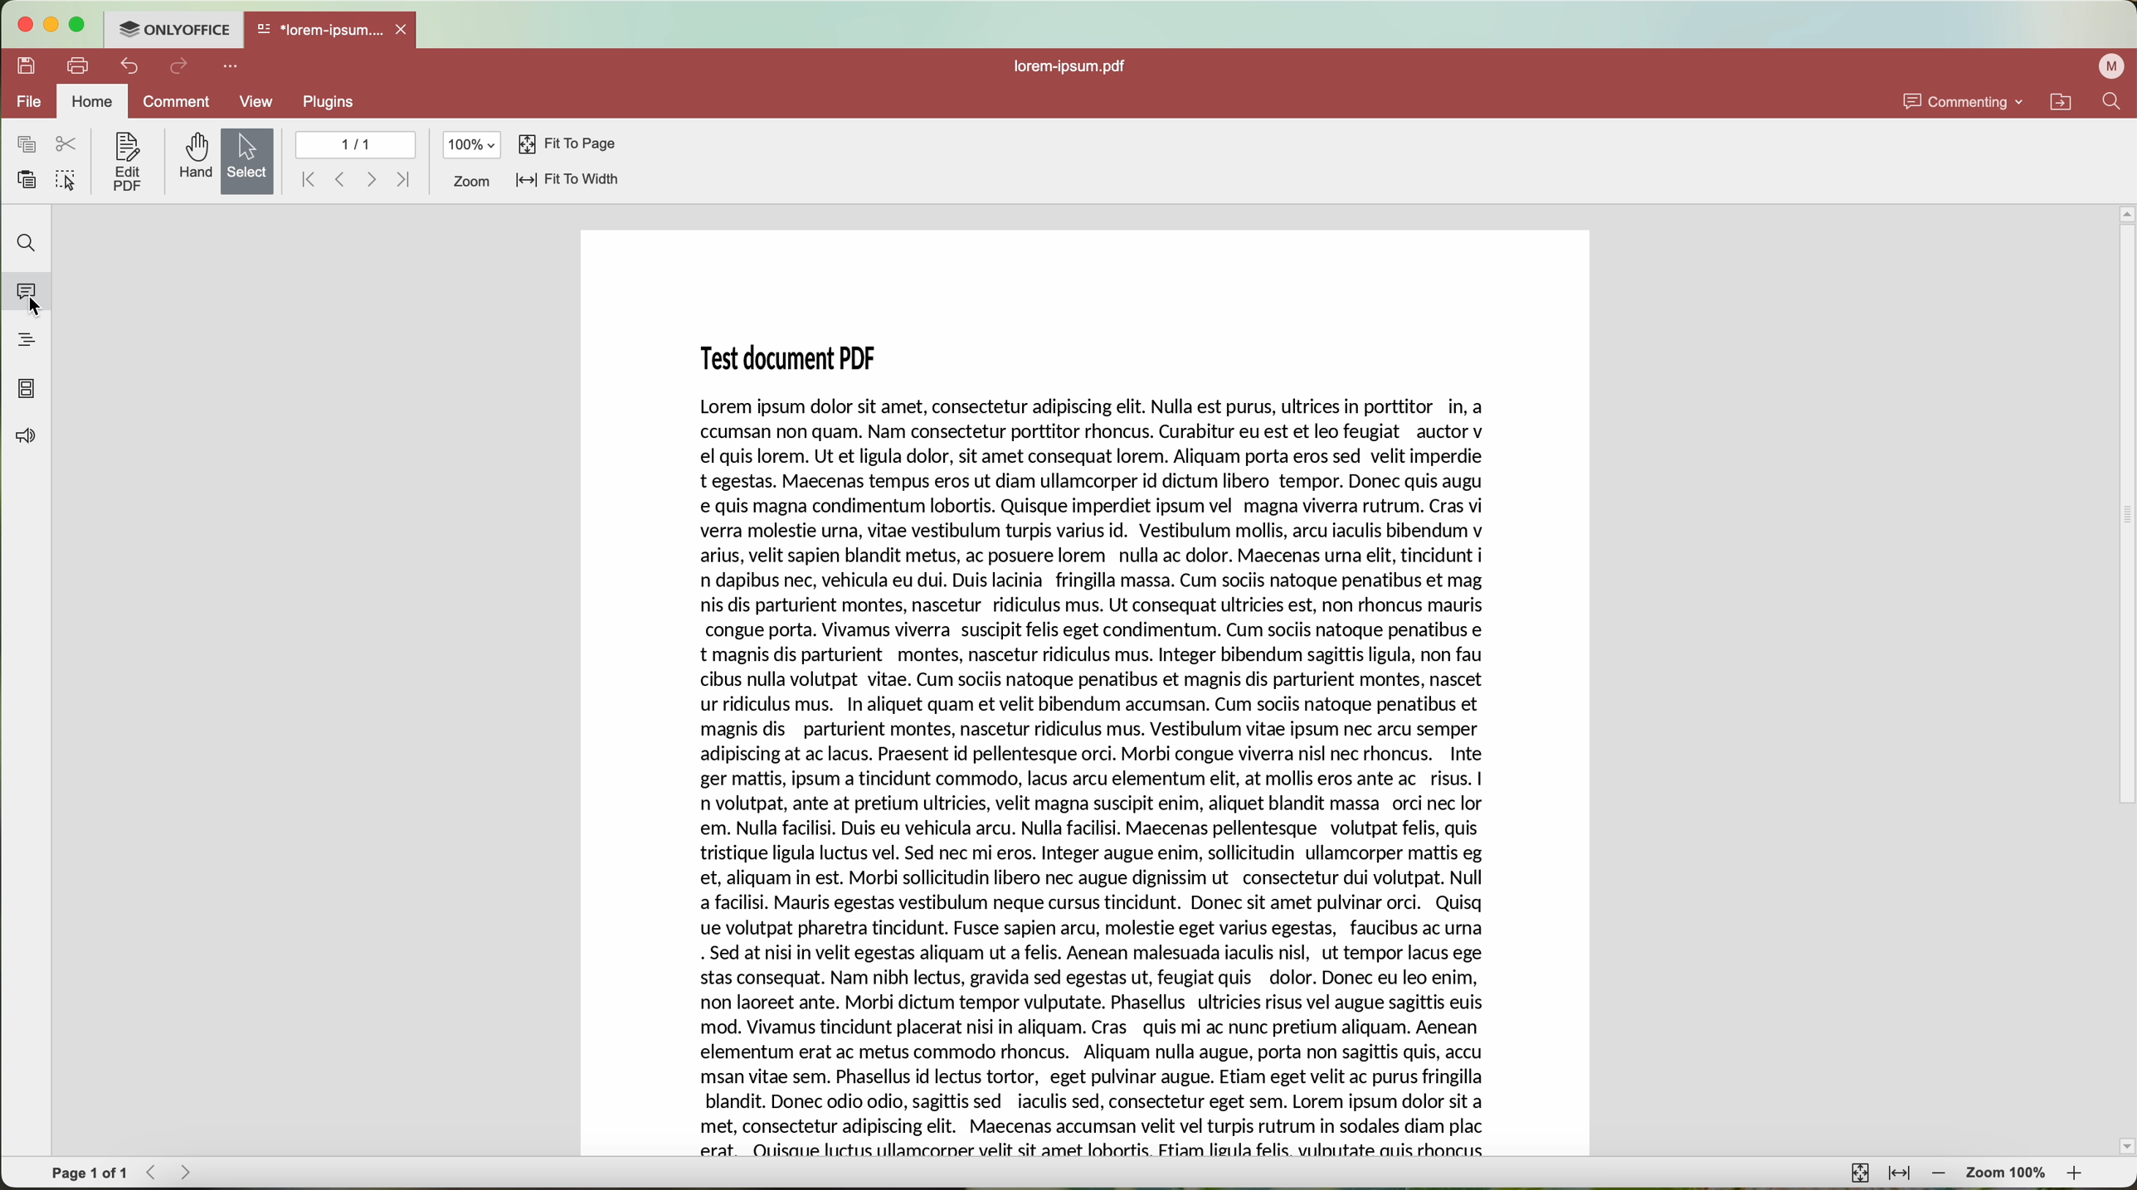  I want to click on fit to width, so click(567, 182).